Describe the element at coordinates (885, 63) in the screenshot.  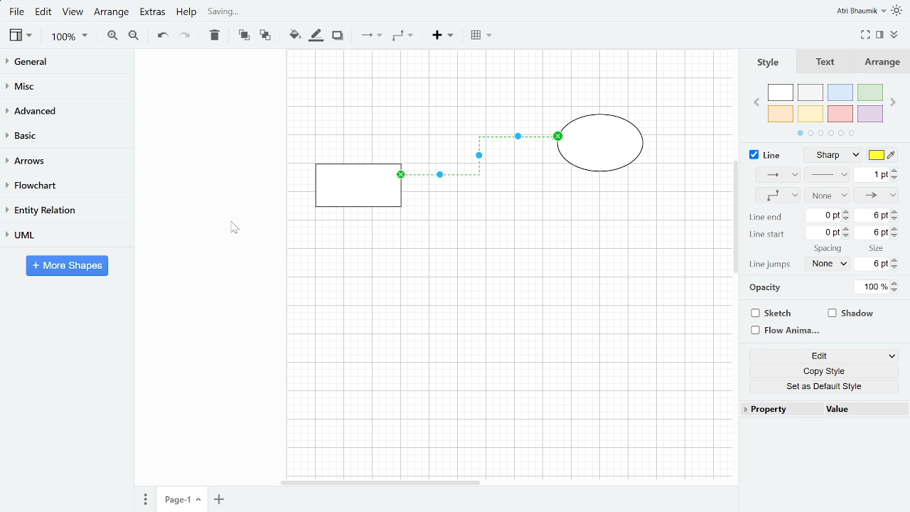
I see `Arrange` at that location.